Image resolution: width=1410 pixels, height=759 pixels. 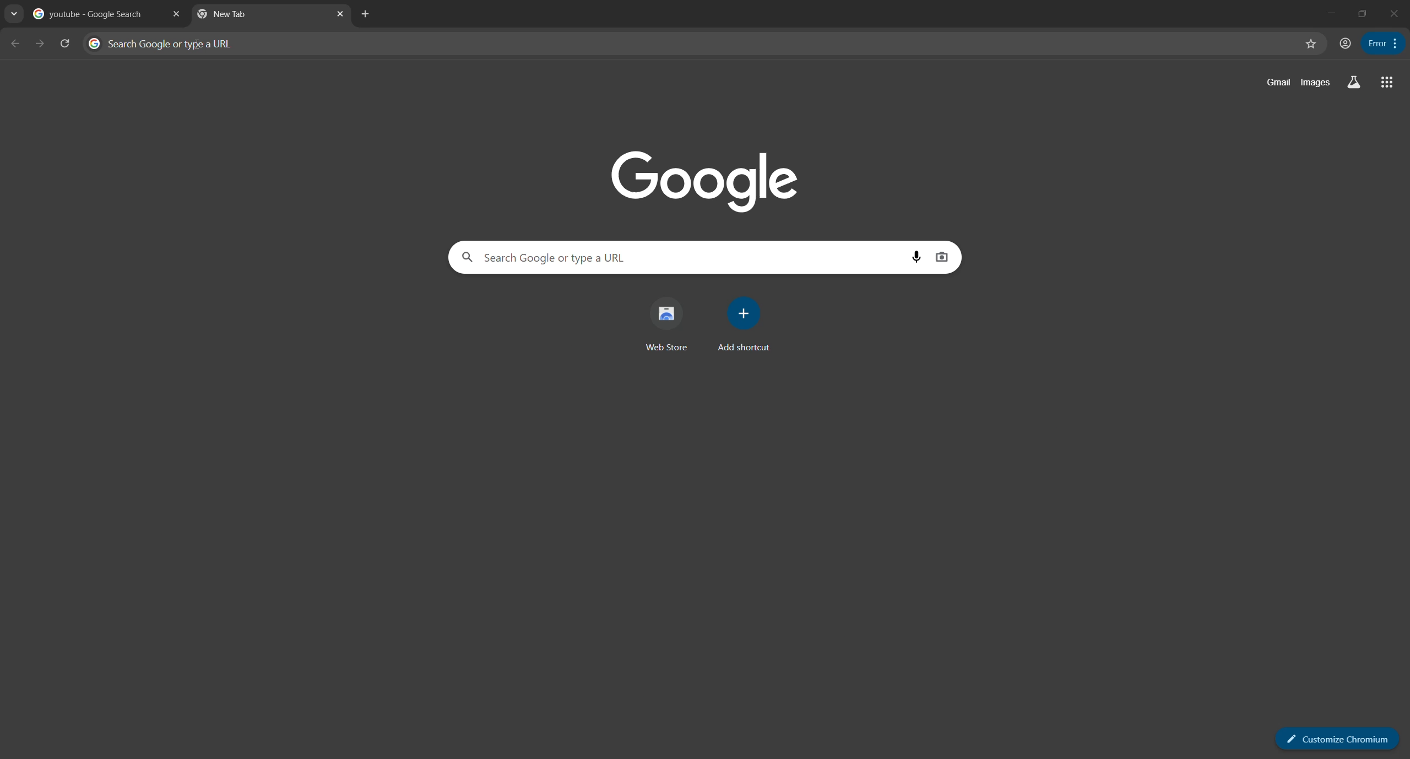 I want to click on close app, so click(x=1395, y=15).